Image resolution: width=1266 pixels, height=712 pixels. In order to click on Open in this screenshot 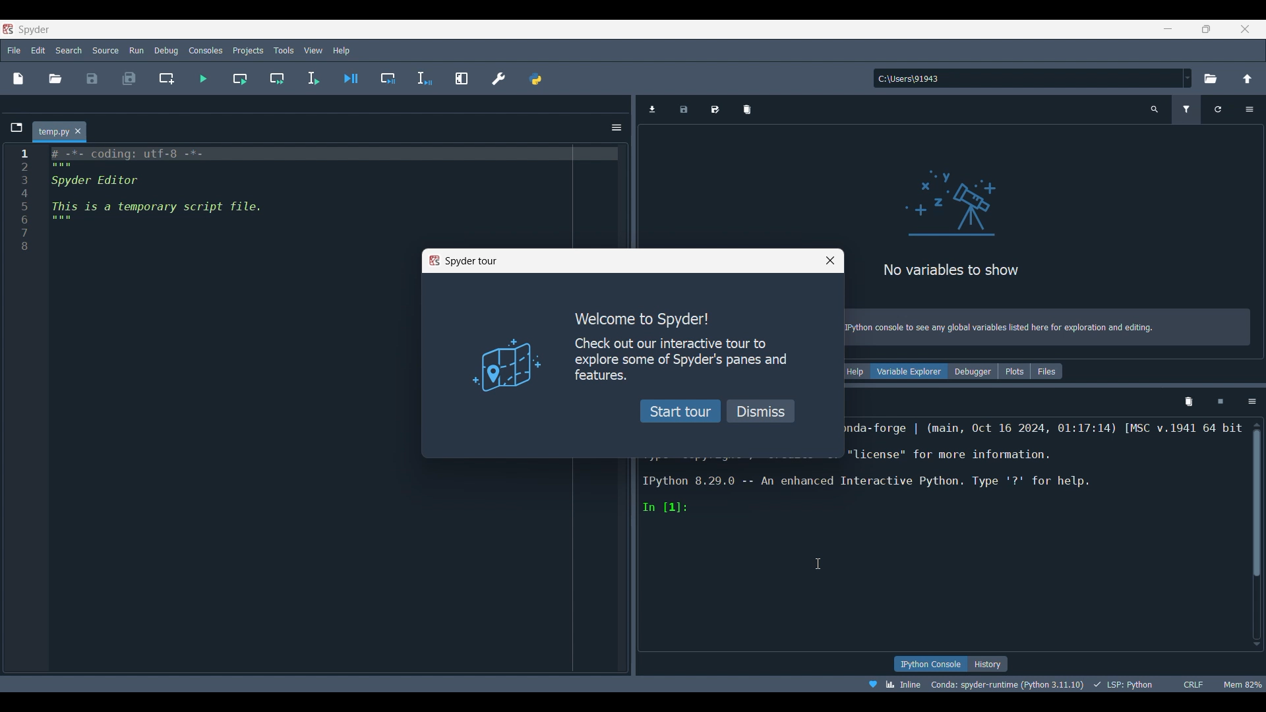, I will do `click(55, 78)`.